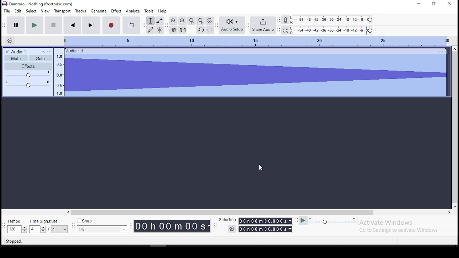 The image size is (459, 258). I want to click on generate, so click(98, 11).